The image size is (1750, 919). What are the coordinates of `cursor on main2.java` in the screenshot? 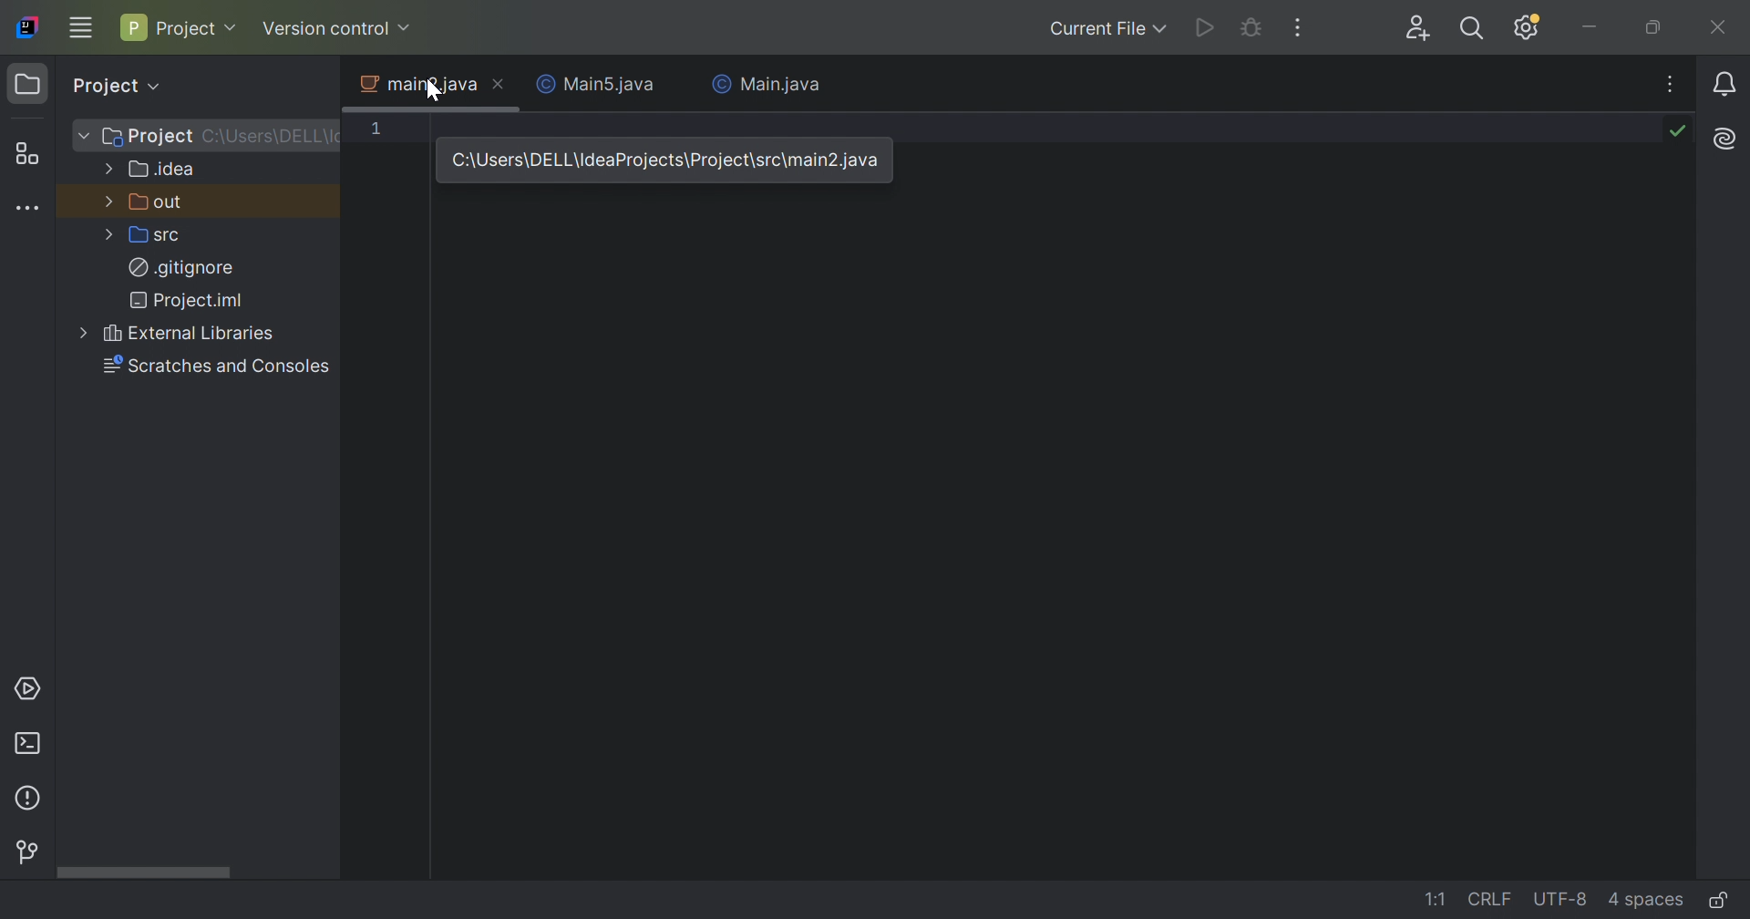 It's located at (437, 89).